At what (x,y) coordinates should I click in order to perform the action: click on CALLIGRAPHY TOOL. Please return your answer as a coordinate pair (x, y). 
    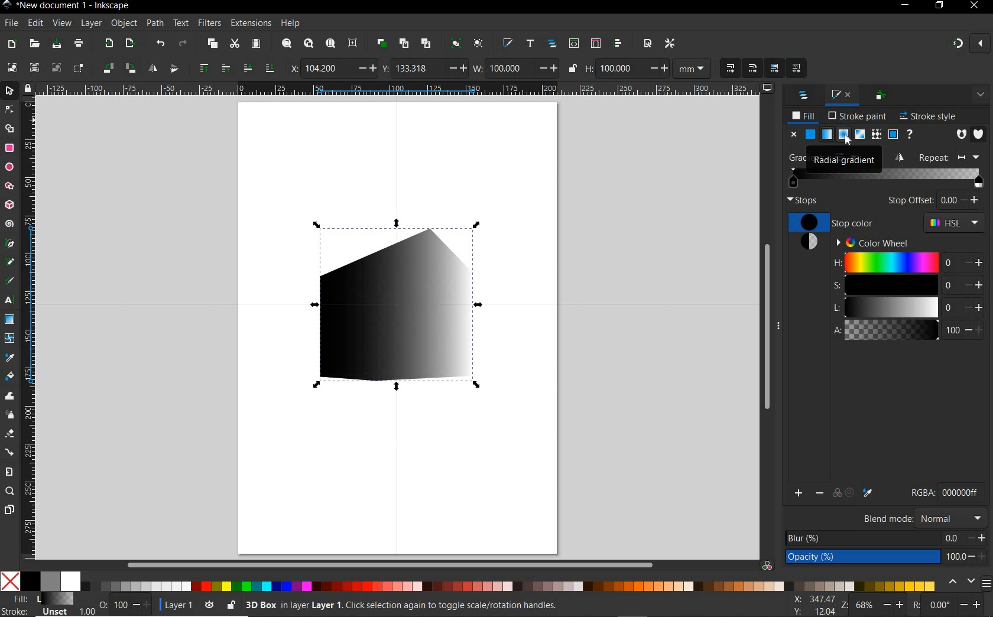
    Looking at the image, I should click on (9, 281).